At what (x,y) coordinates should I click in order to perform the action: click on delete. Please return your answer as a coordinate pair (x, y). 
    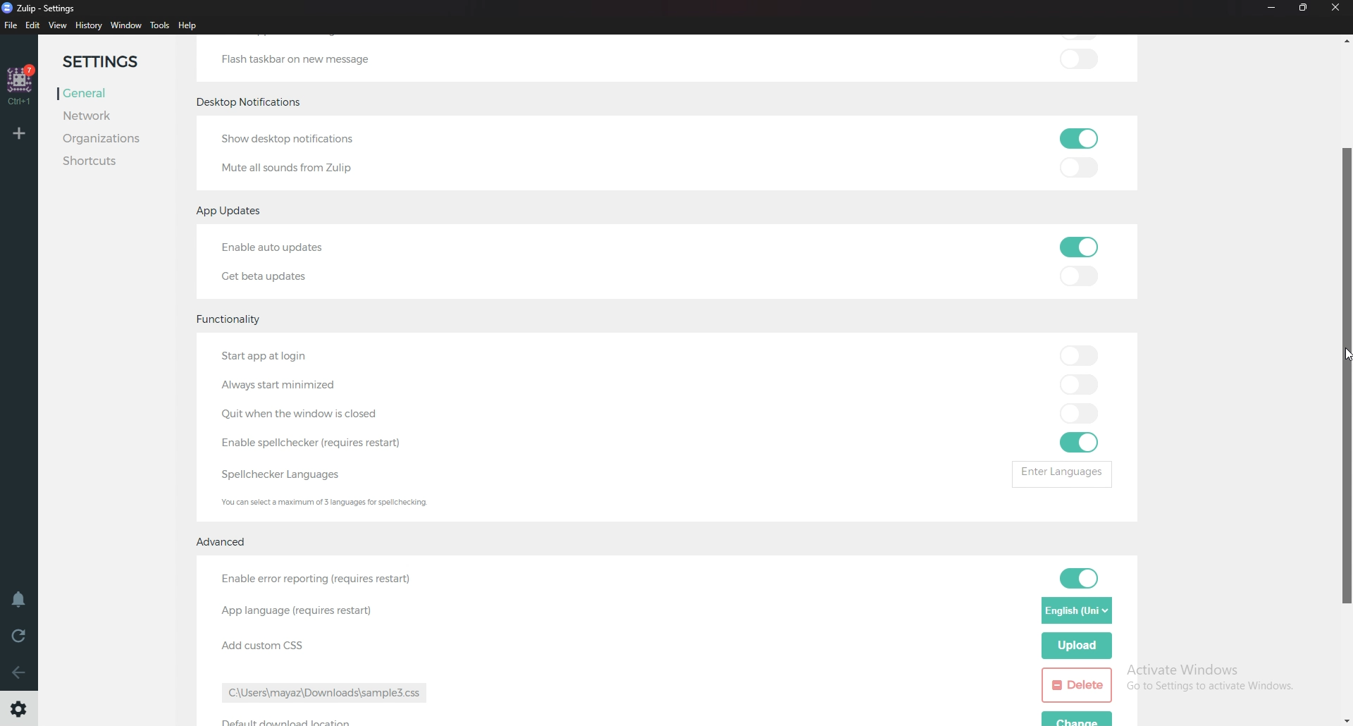
    Looking at the image, I should click on (1076, 686).